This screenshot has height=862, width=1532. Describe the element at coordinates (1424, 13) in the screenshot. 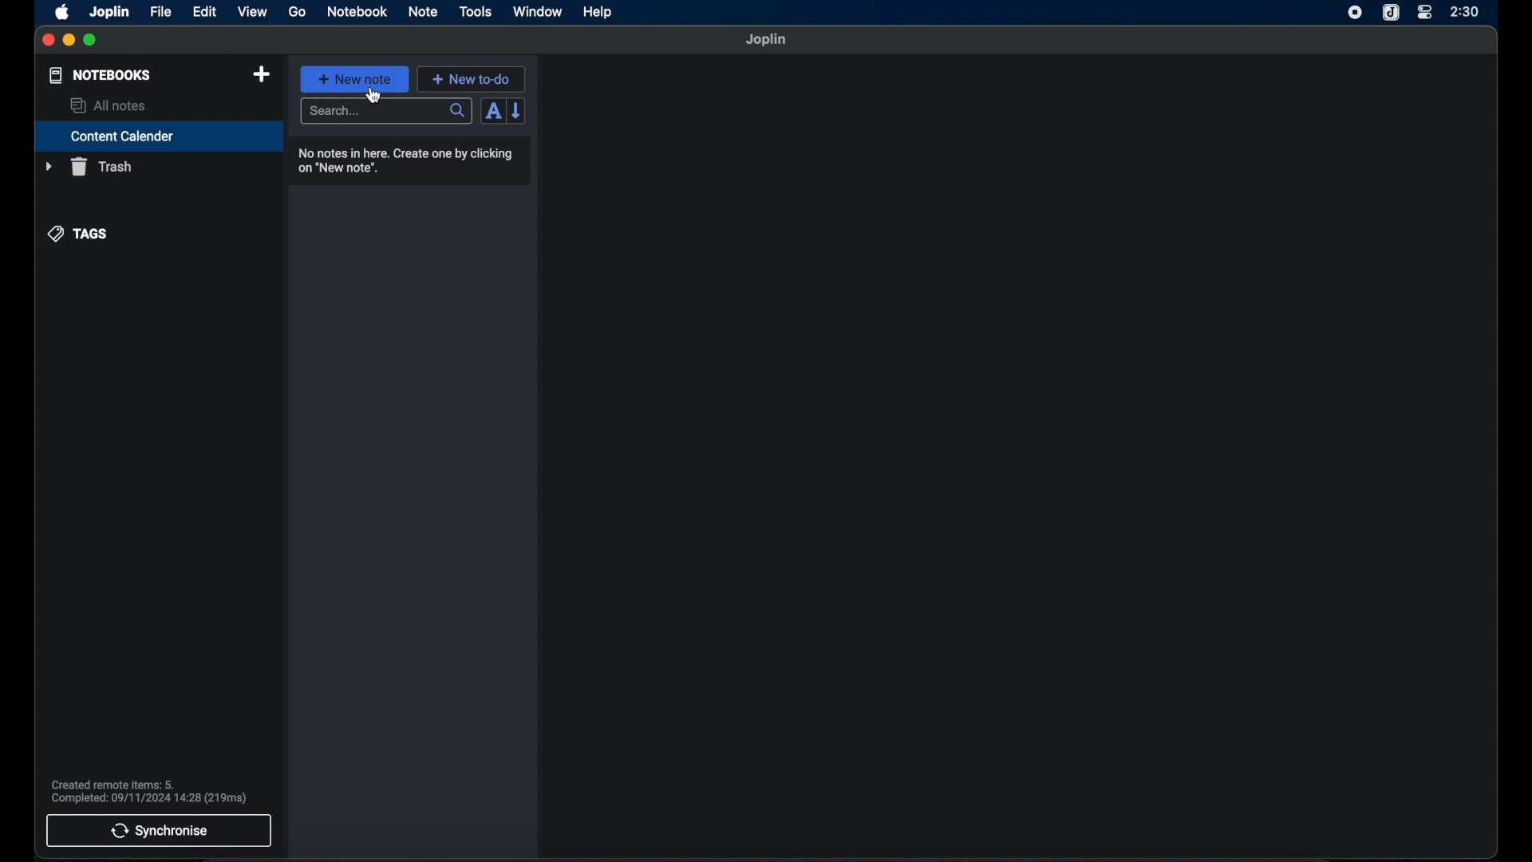

I see `control center` at that location.